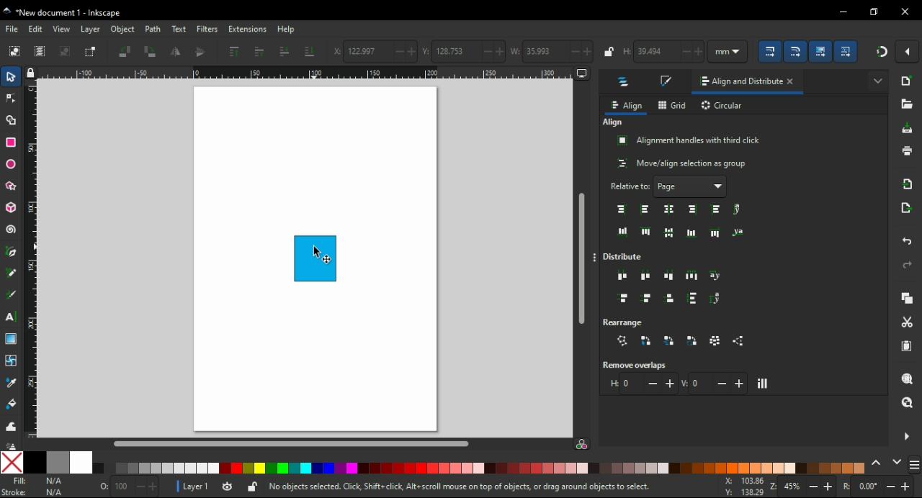 This screenshot has width=922, height=498. Describe the element at coordinates (680, 163) in the screenshot. I see `move/align selection as a group` at that location.